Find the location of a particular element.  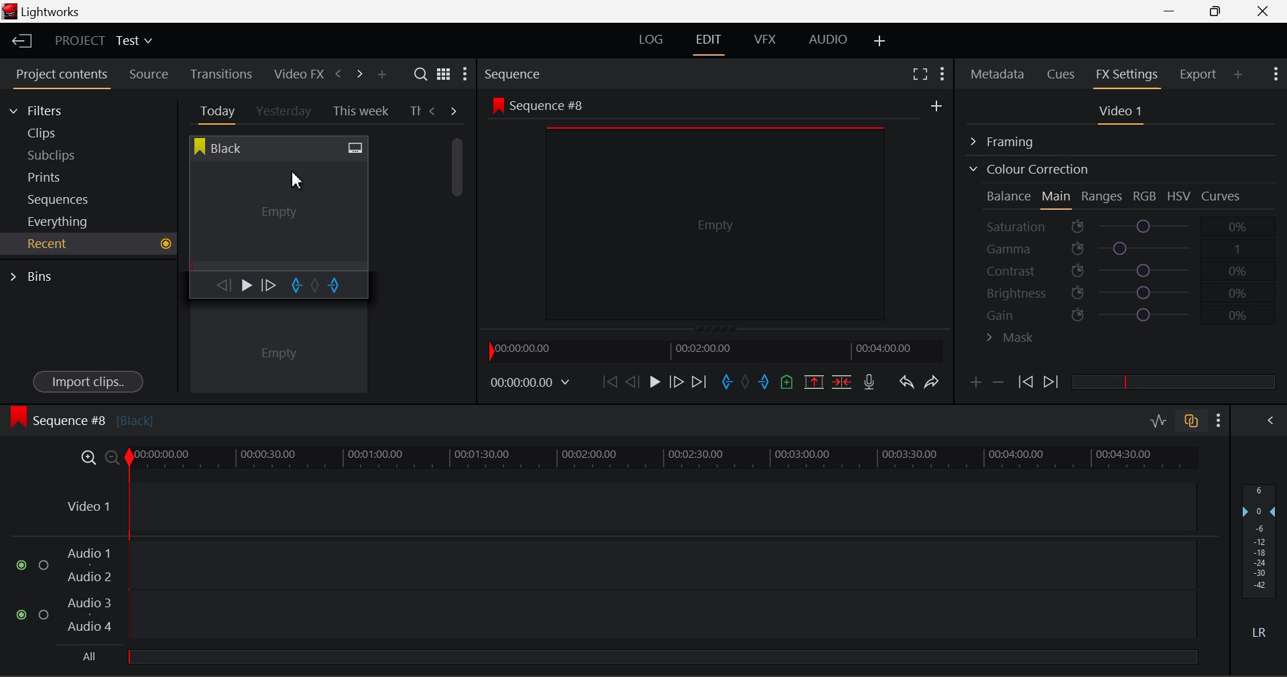

Previous Panel is located at coordinates (338, 74).